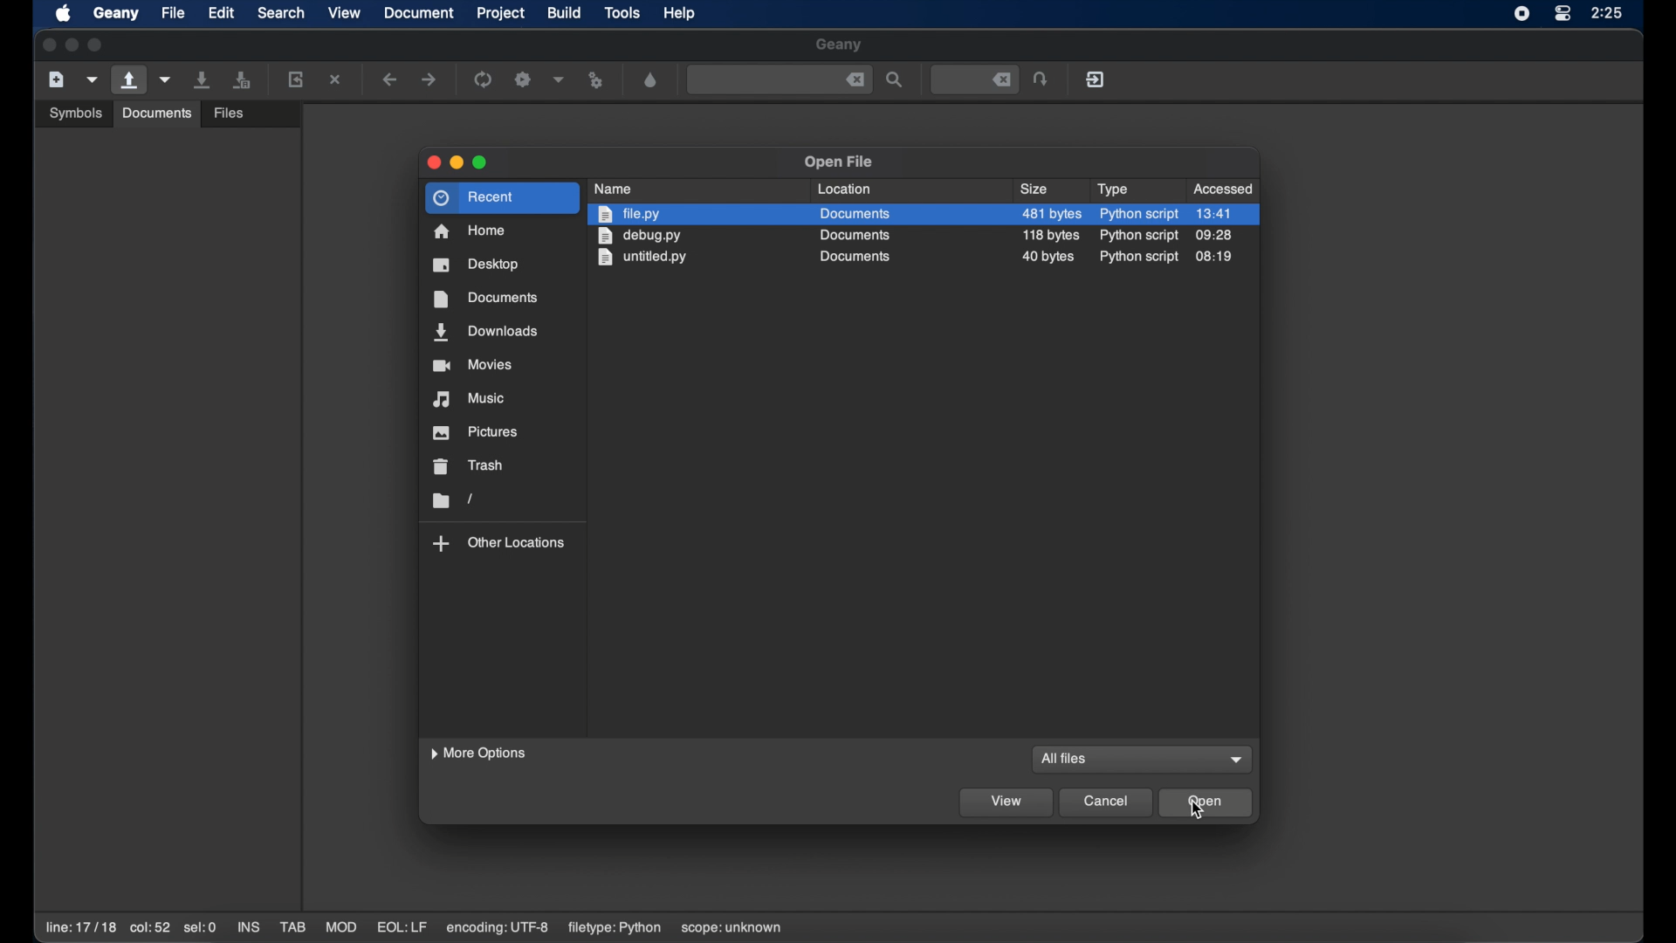 This screenshot has width=1676, height=943. I want to click on run or view file, so click(595, 81).